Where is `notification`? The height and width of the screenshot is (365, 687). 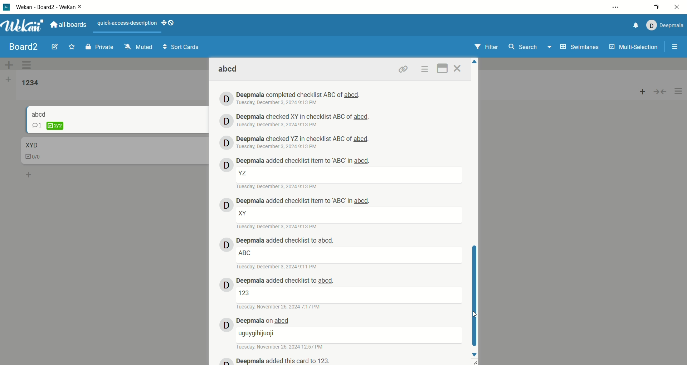 notification is located at coordinates (634, 26).